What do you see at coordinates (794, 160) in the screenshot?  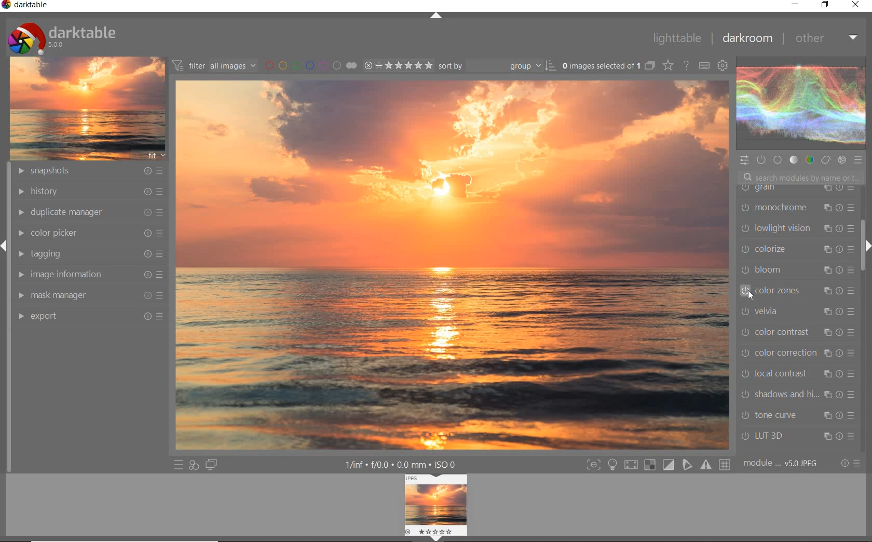 I see `TONE ` at bounding box center [794, 160].